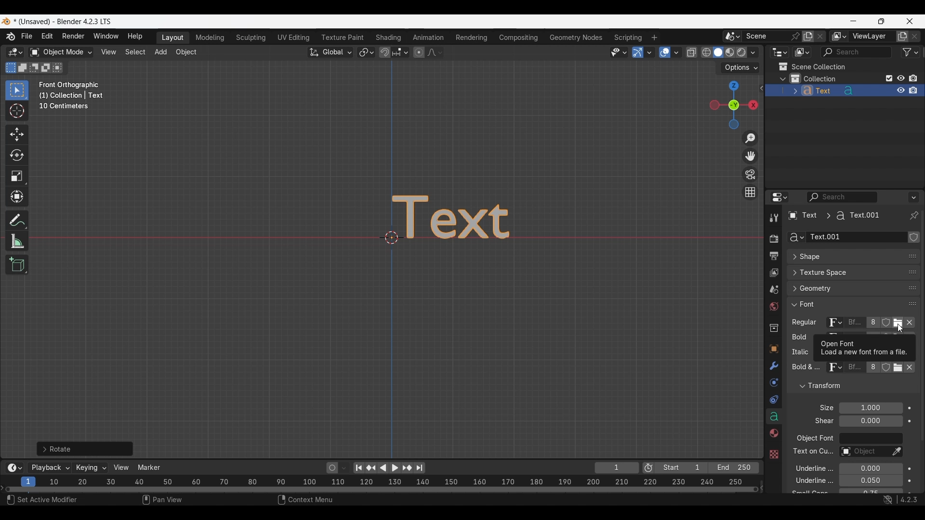 The height and width of the screenshot is (520, 925). Describe the element at coordinates (762, 487) in the screenshot. I see `Decrease frames space` at that location.